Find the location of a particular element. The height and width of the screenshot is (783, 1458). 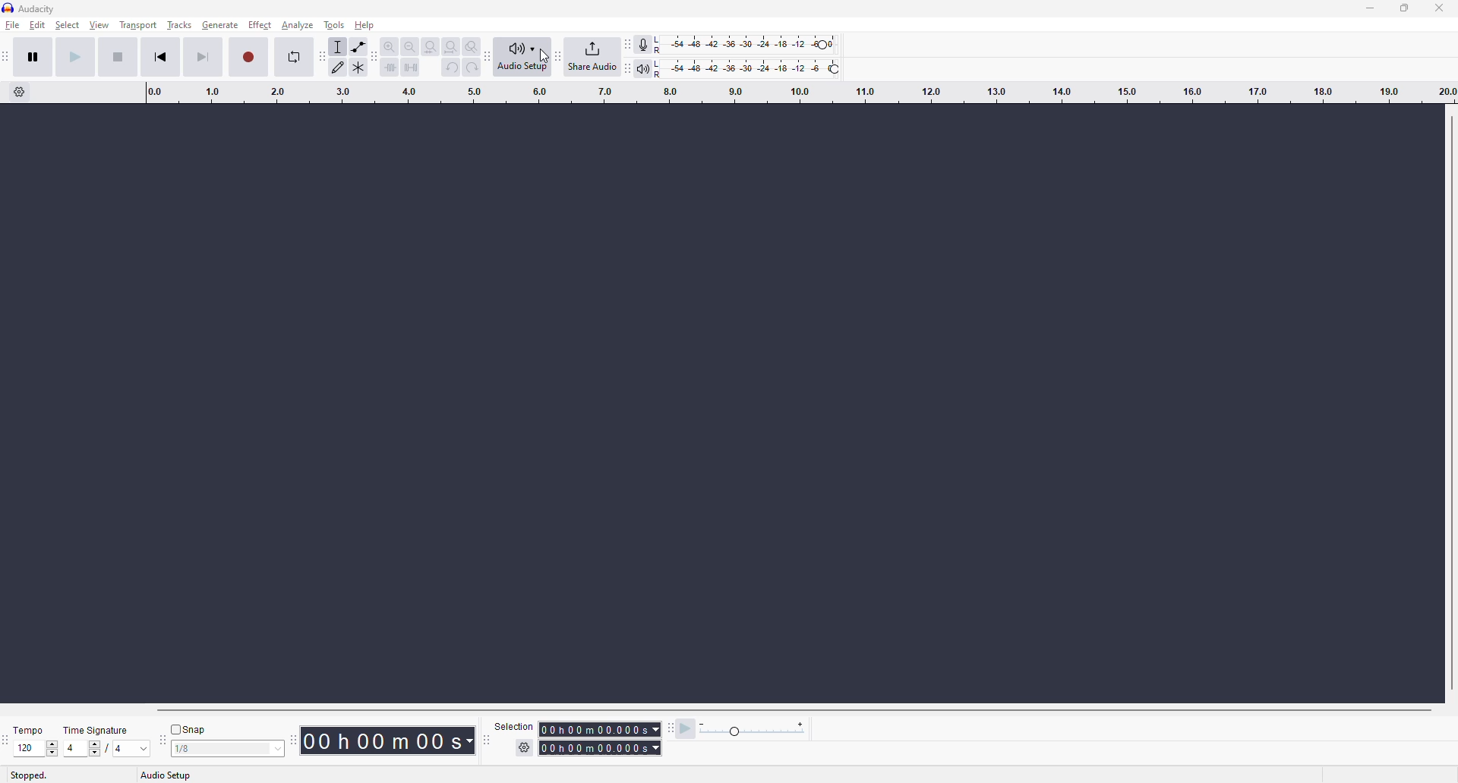

maximize is located at coordinates (1406, 8).